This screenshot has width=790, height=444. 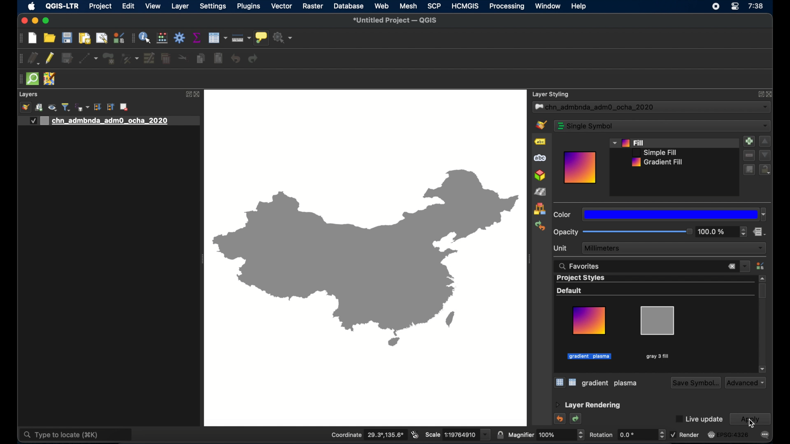 What do you see at coordinates (62, 7) in the screenshot?
I see `QGIS-LTR` at bounding box center [62, 7].